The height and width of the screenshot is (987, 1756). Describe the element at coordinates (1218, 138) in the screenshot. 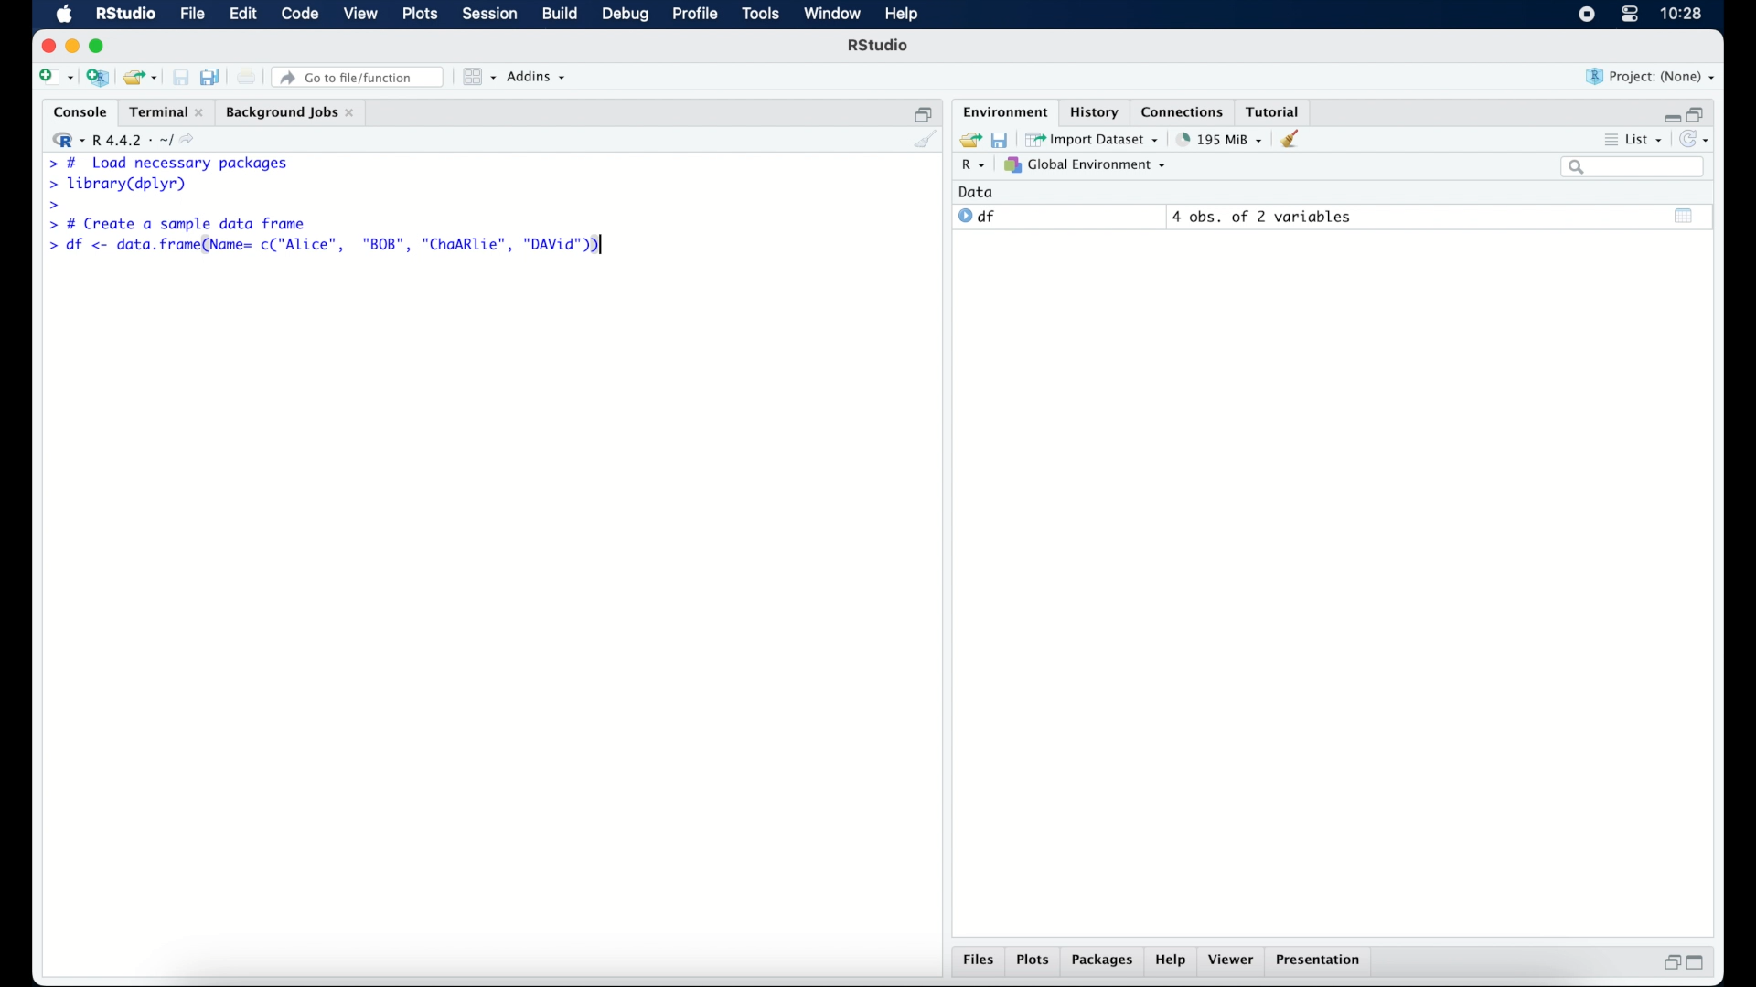

I see `195 MB` at that location.